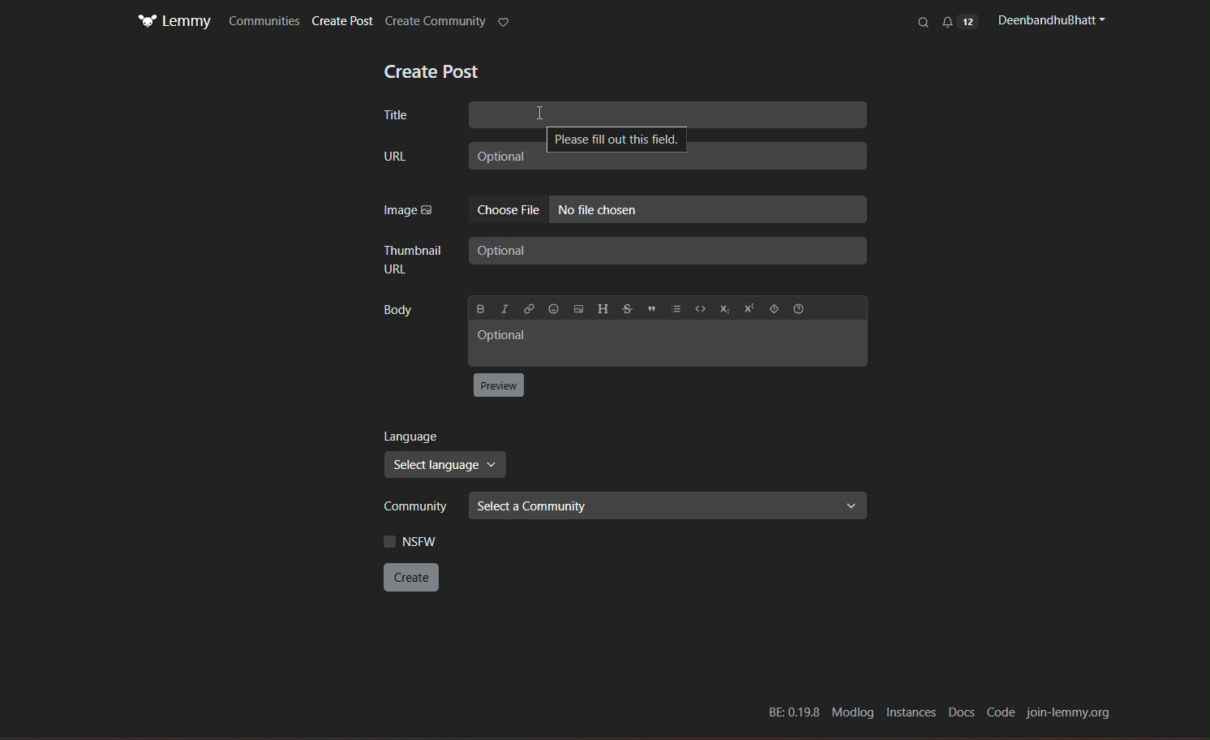 The image size is (1210, 740). What do you see at coordinates (554, 308) in the screenshot?
I see `Emoji` at bounding box center [554, 308].